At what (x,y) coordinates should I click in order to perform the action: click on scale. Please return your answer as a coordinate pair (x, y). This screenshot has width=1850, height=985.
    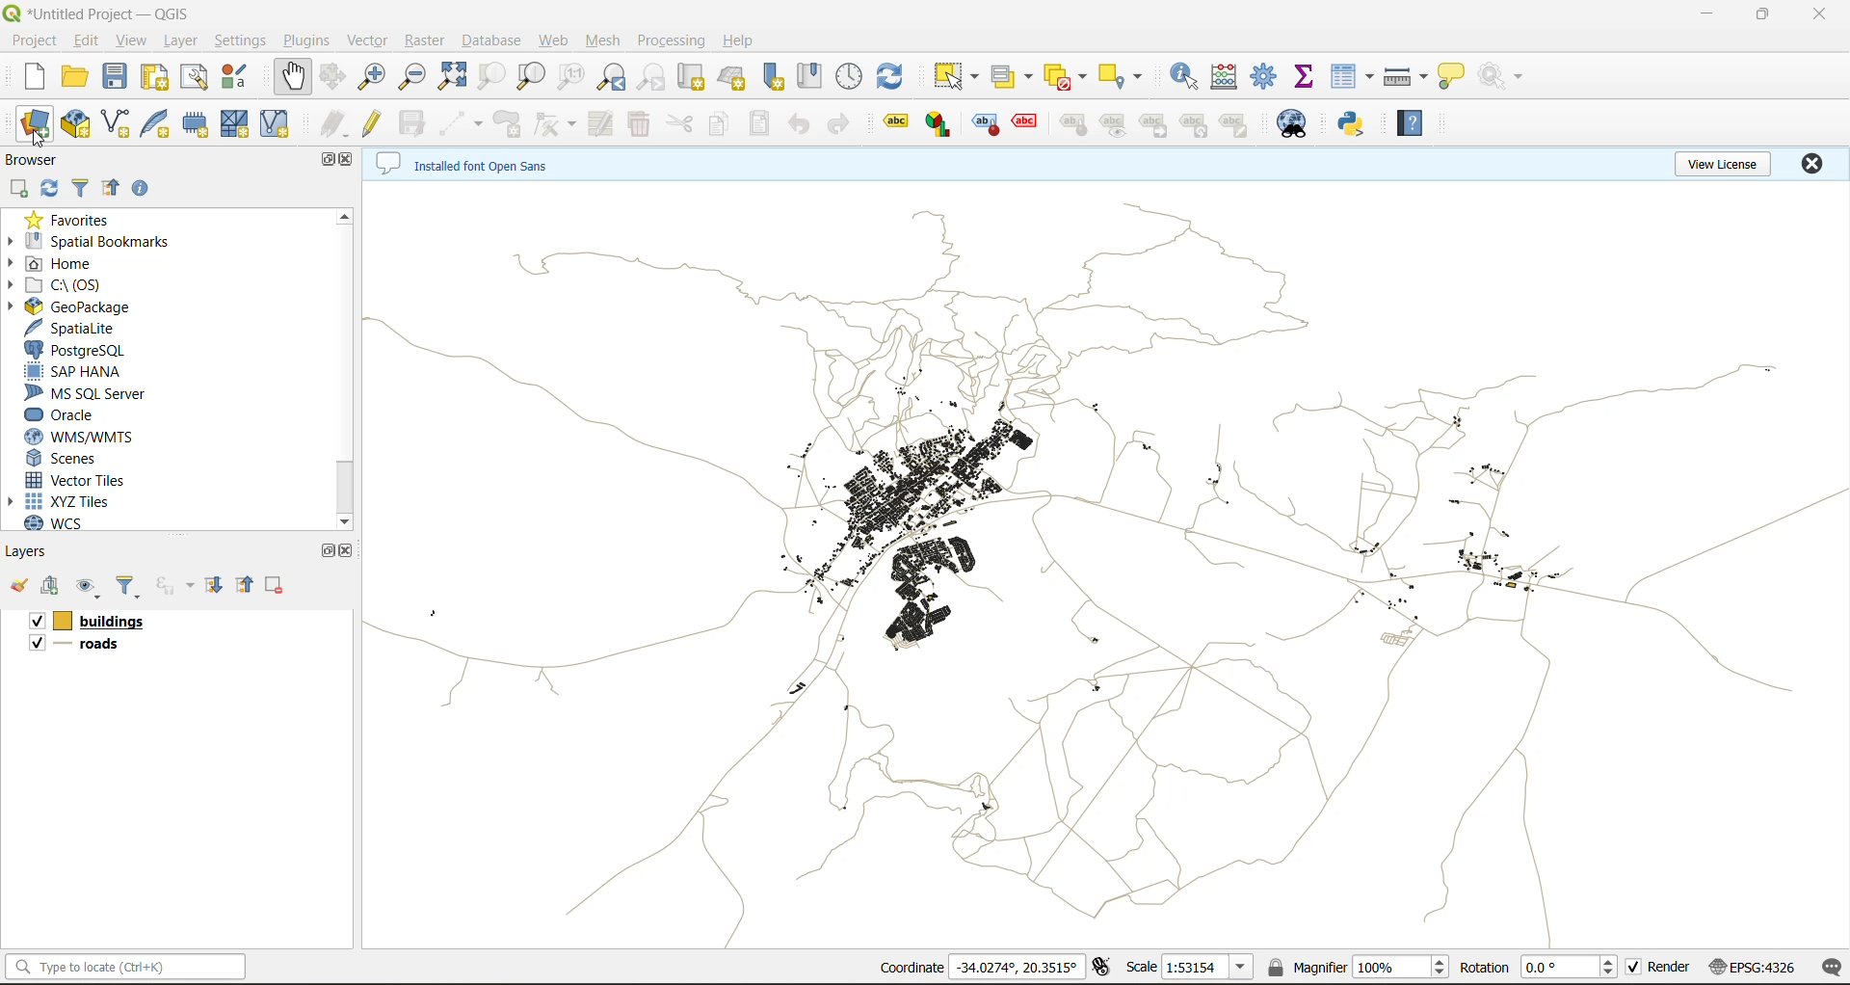
    Looking at the image, I should click on (1206, 968).